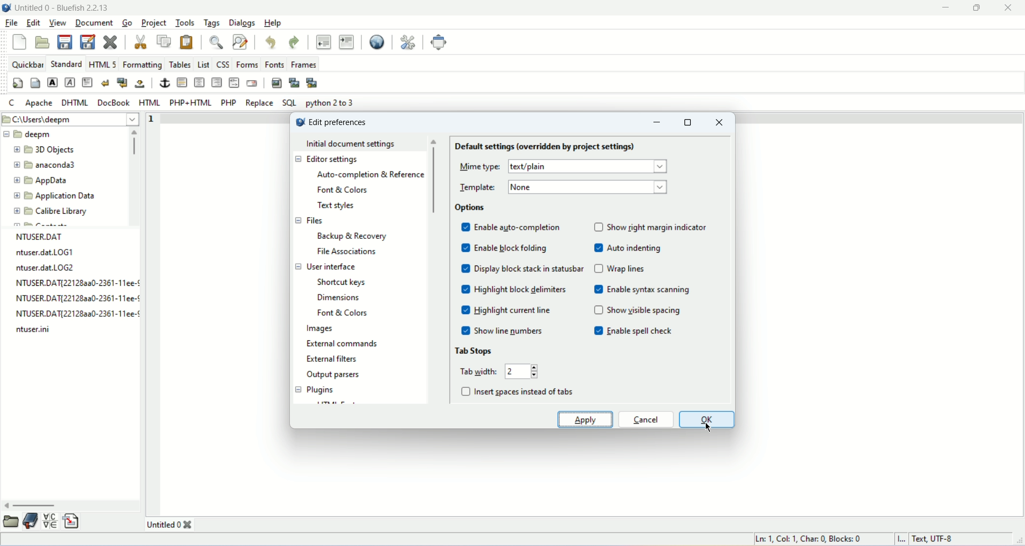  Describe the element at coordinates (30, 522) in the screenshot. I see `bookmark` at that location.